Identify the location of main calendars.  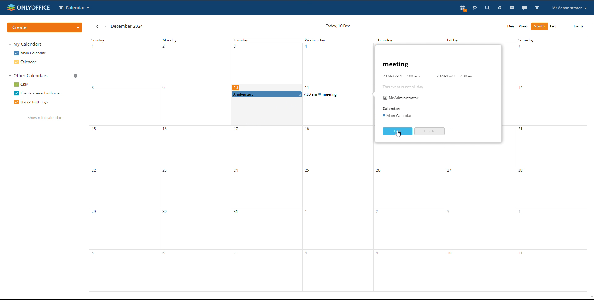
(30, 53).